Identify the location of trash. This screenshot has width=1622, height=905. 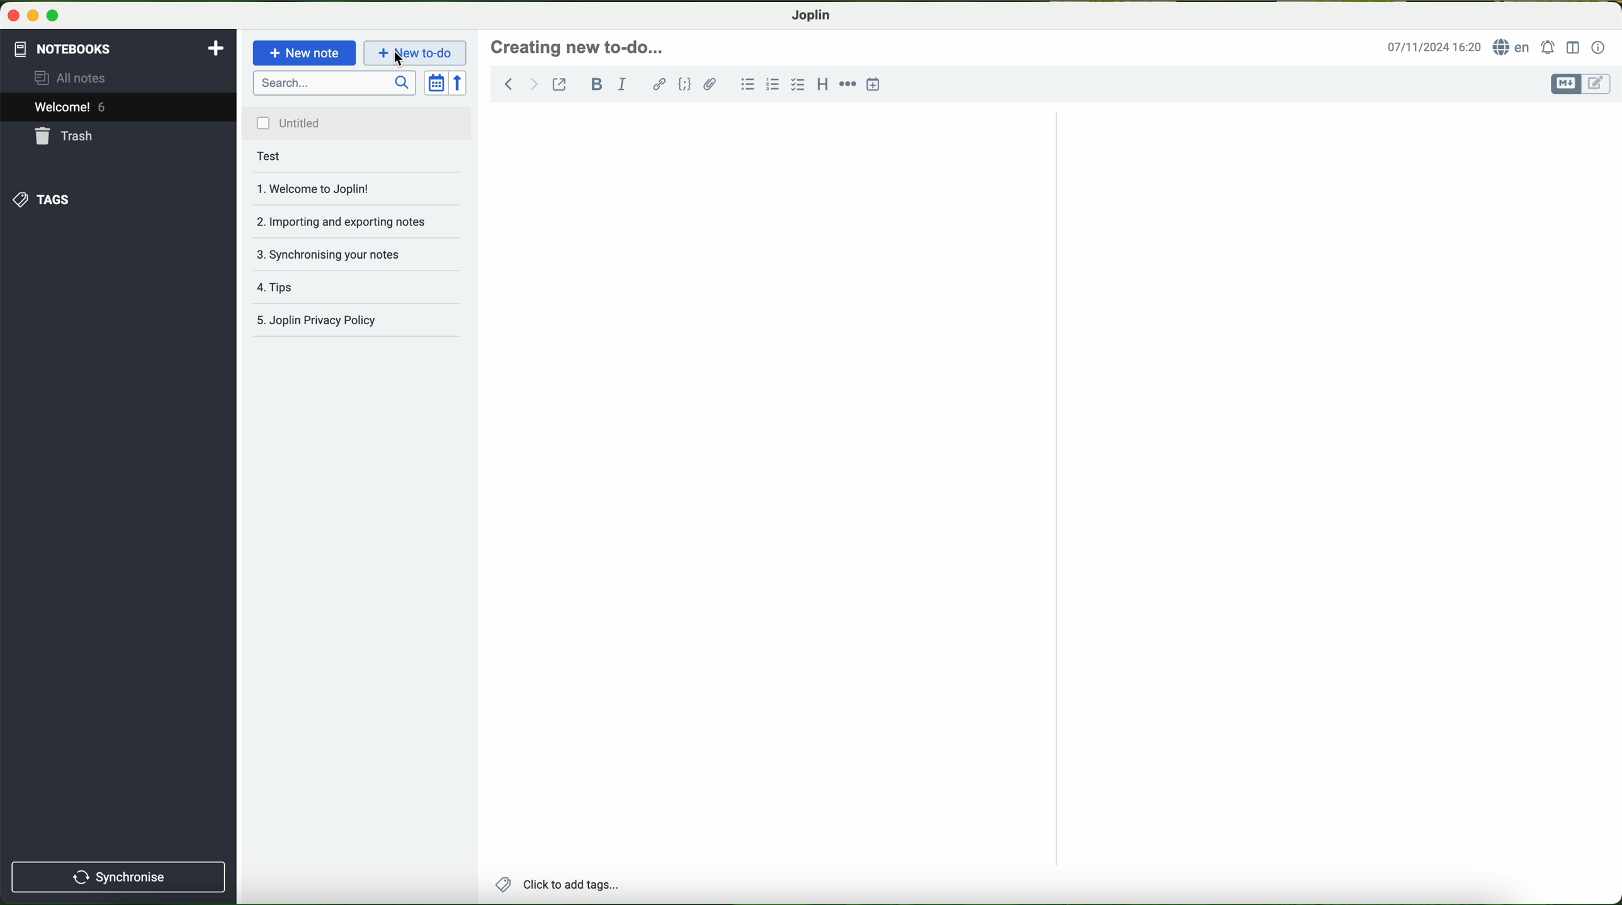
(69, 137).